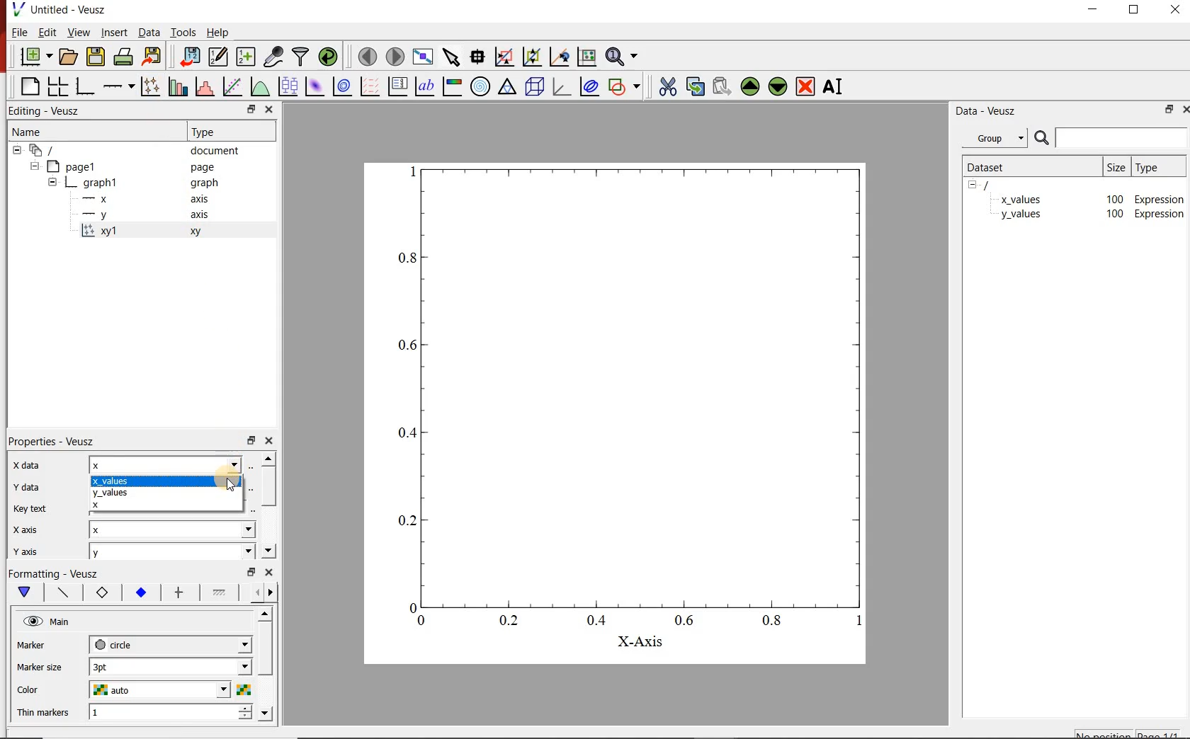 The width and height of the screenshot is (1190, 739). Describe the element at coordinates (251, 440) in the screenshot. I see `restore down` at that location.